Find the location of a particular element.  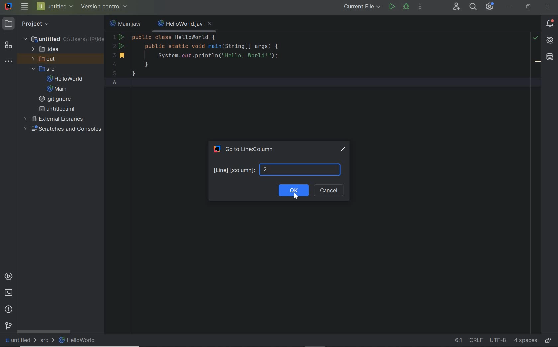

untitled is located at coordinates (57, 109).